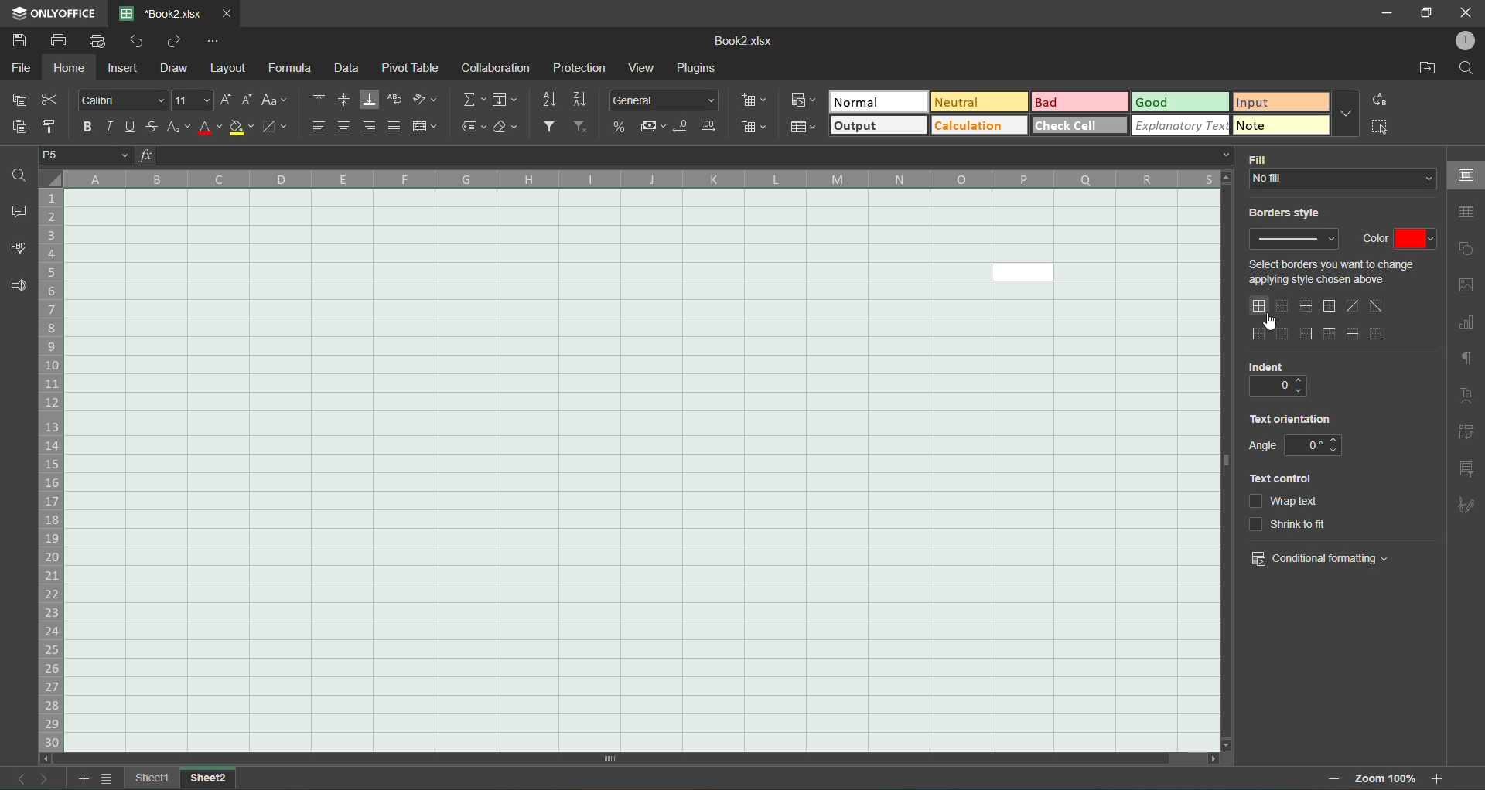 This screenshot has height=790, width=1485. Describe the element at coordinates (1467, 214) in the screenshot. I see `table` at that location.